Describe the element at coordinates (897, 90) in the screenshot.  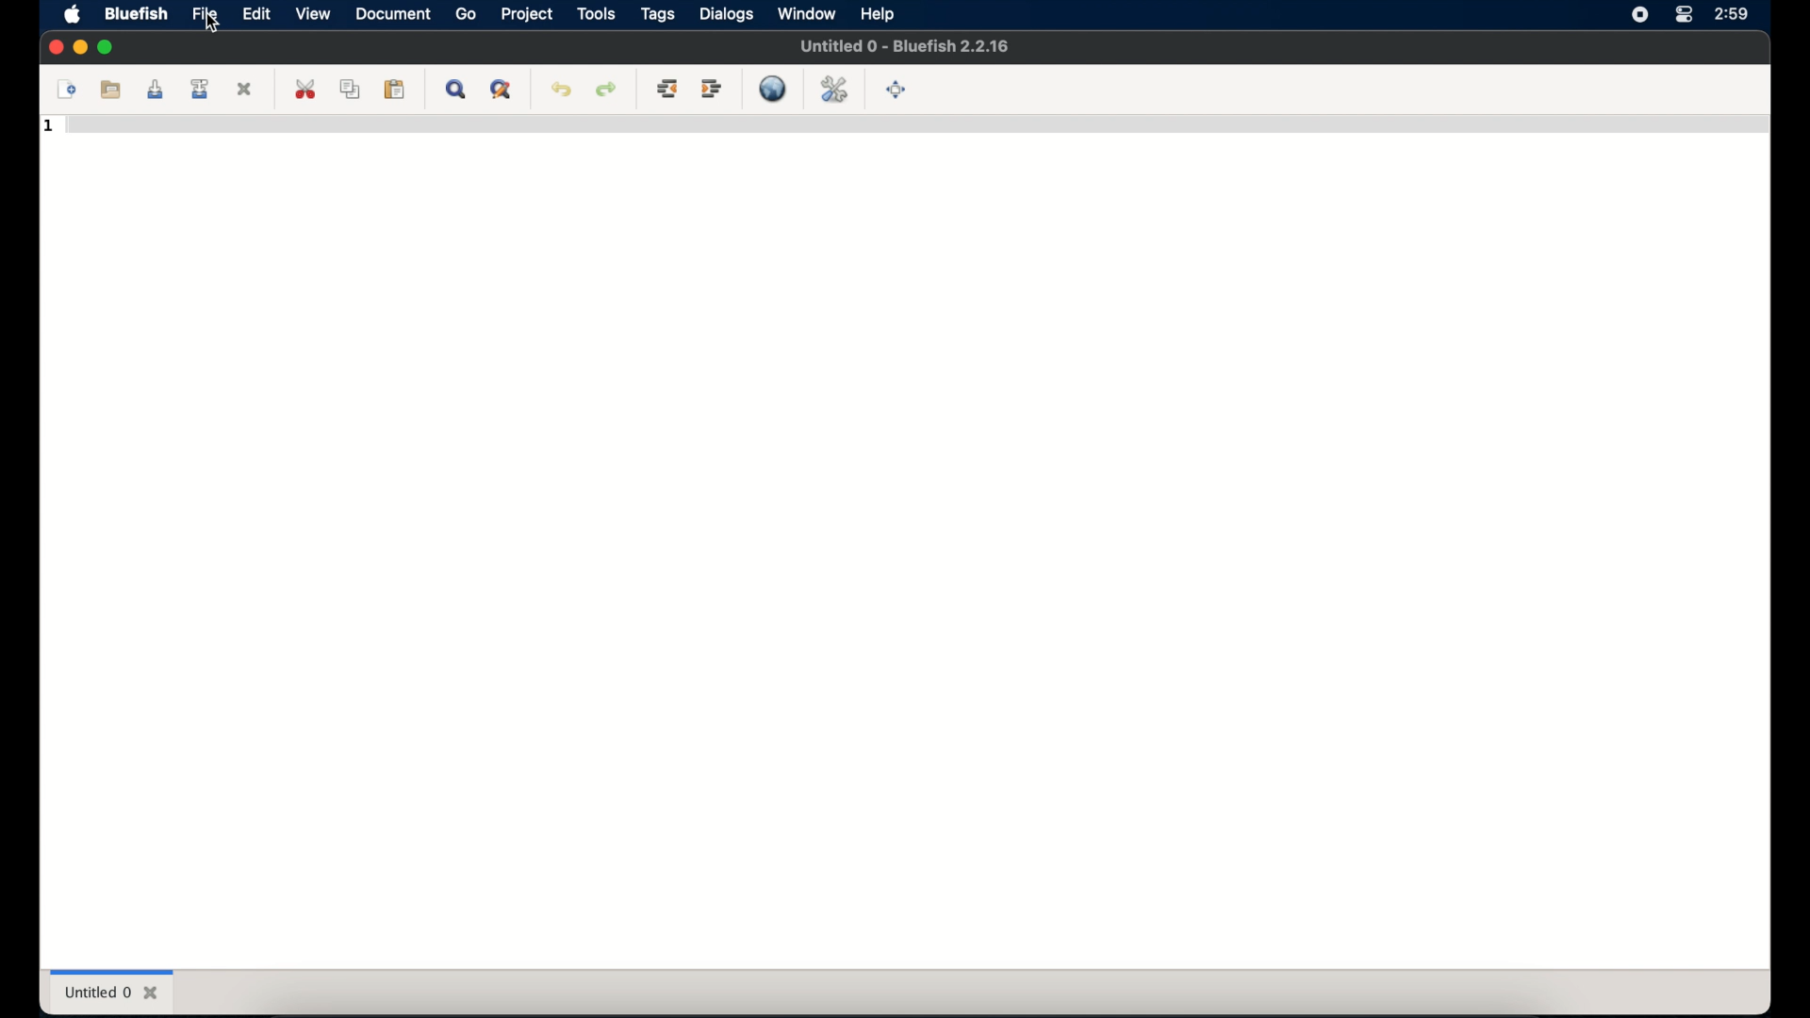
I see `full screen` at that location.